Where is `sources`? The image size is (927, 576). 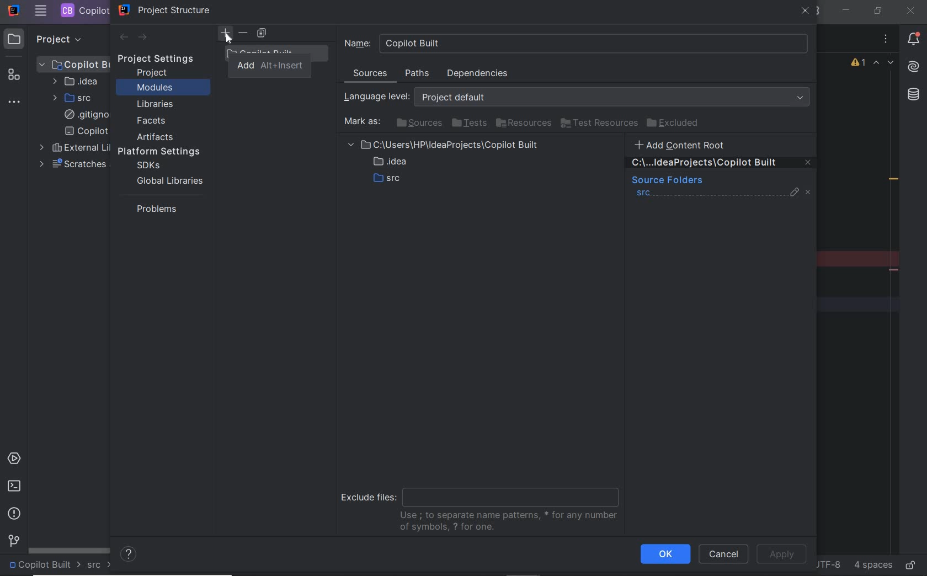 sources is located at coordinates (418, 122).